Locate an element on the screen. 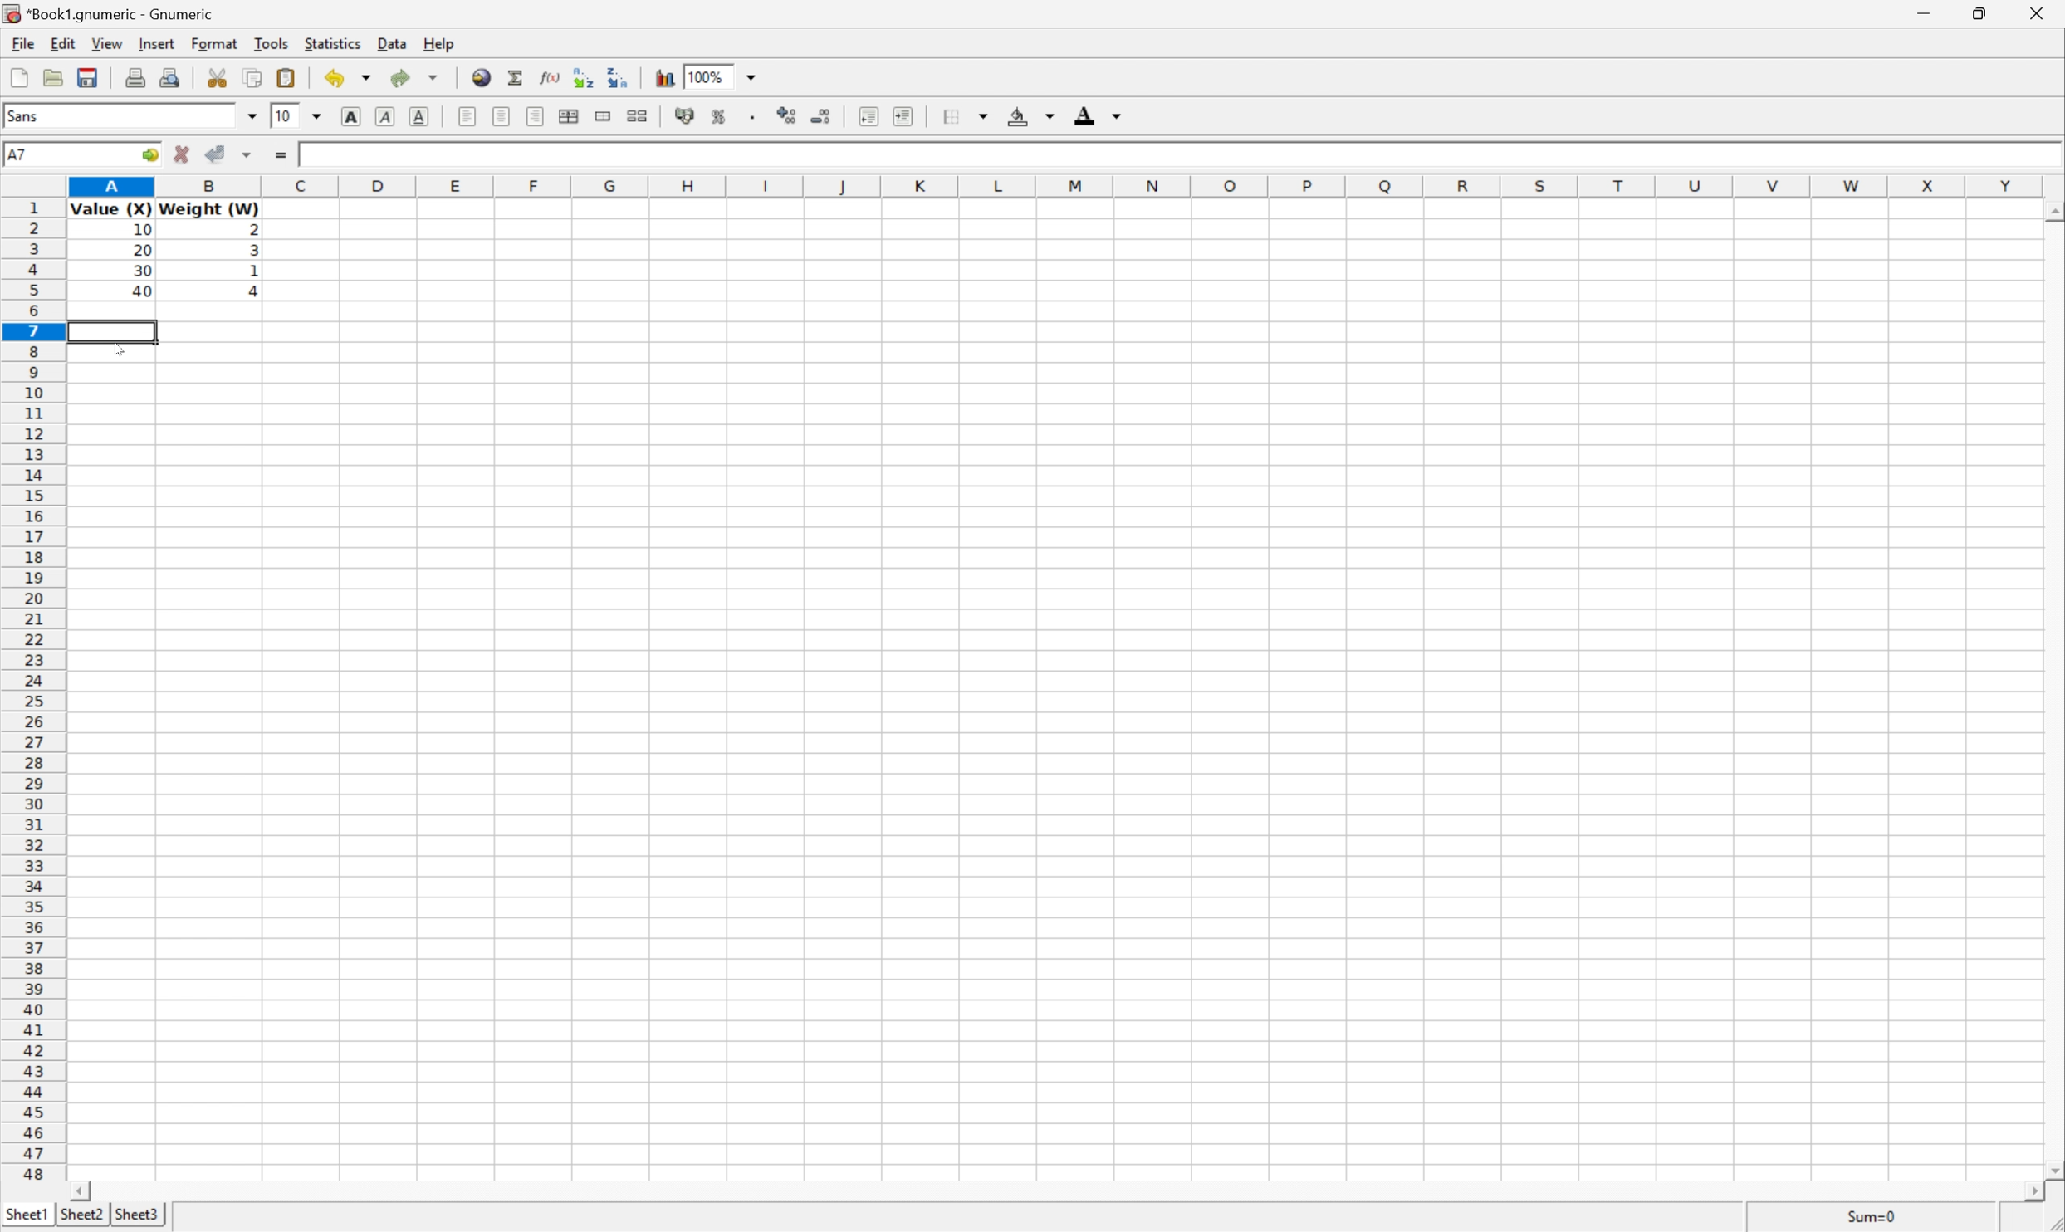 This screenshot has height=1232, width=2065. Format selection as accounting is located at coordinates (686, 118).